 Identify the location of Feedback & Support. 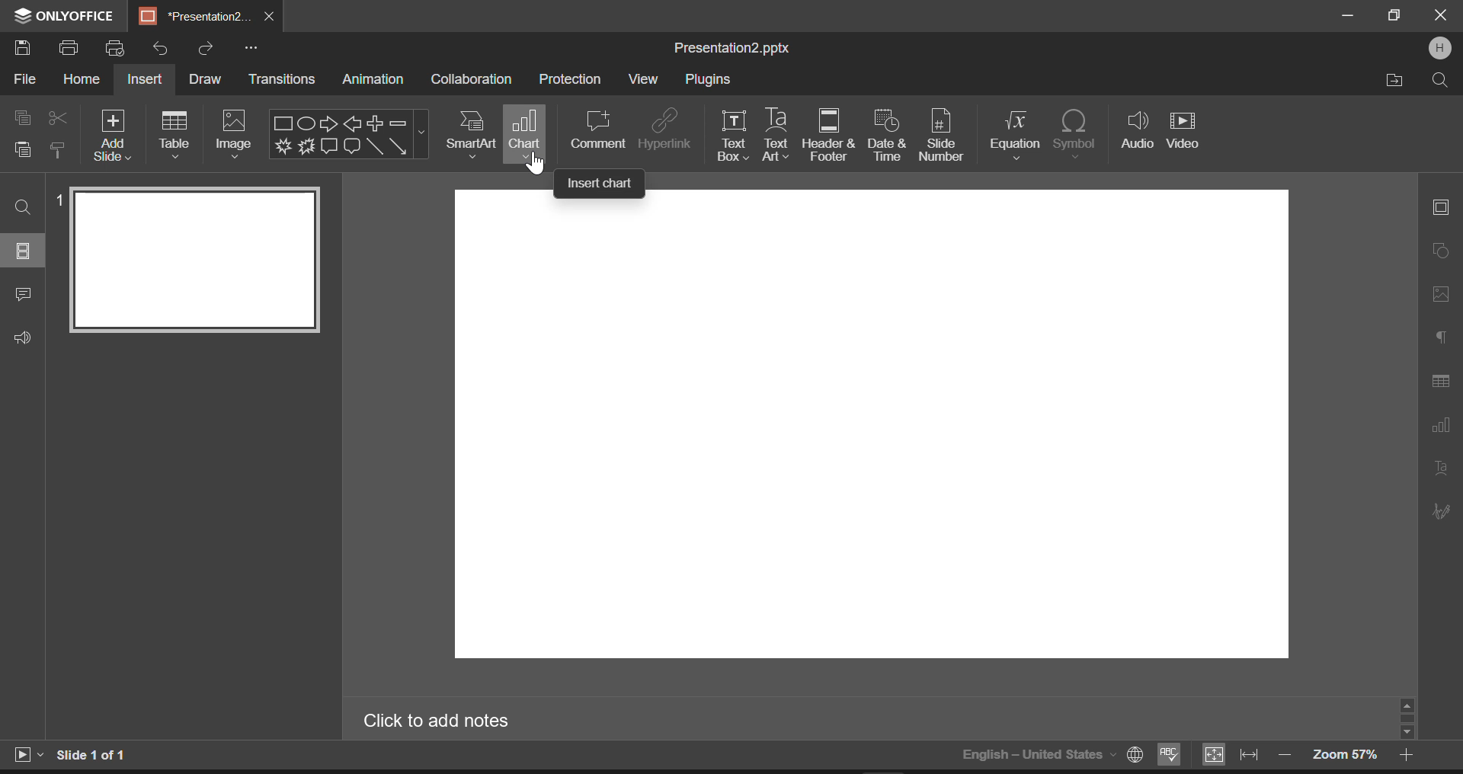
(22, 338).